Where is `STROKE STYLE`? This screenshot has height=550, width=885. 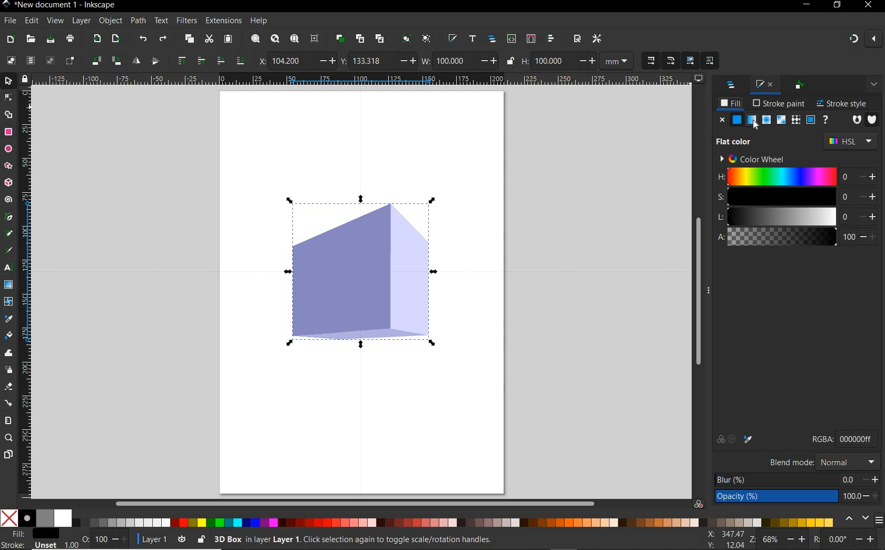
STROKE STYLE is located at coordinates (843, 102).